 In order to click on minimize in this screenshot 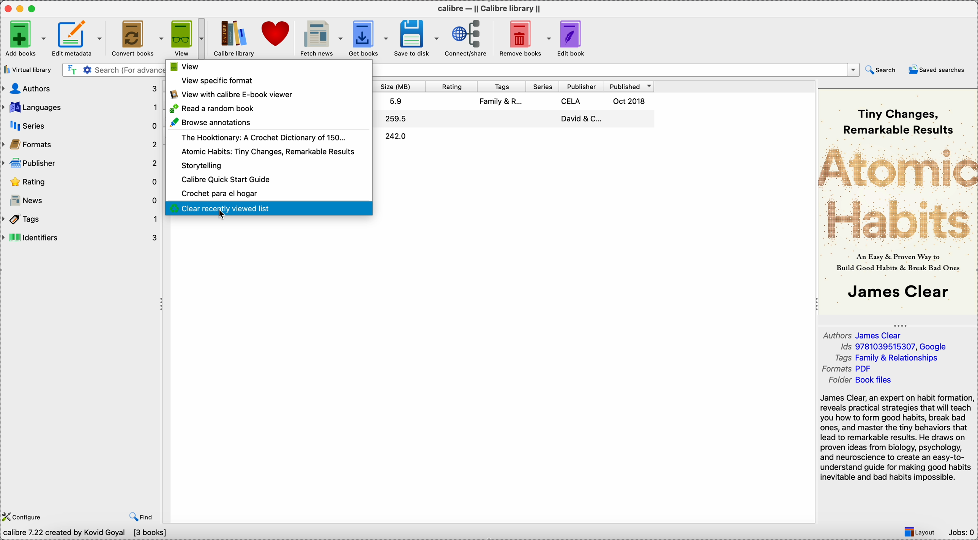, I will do `click(21, 8)`.